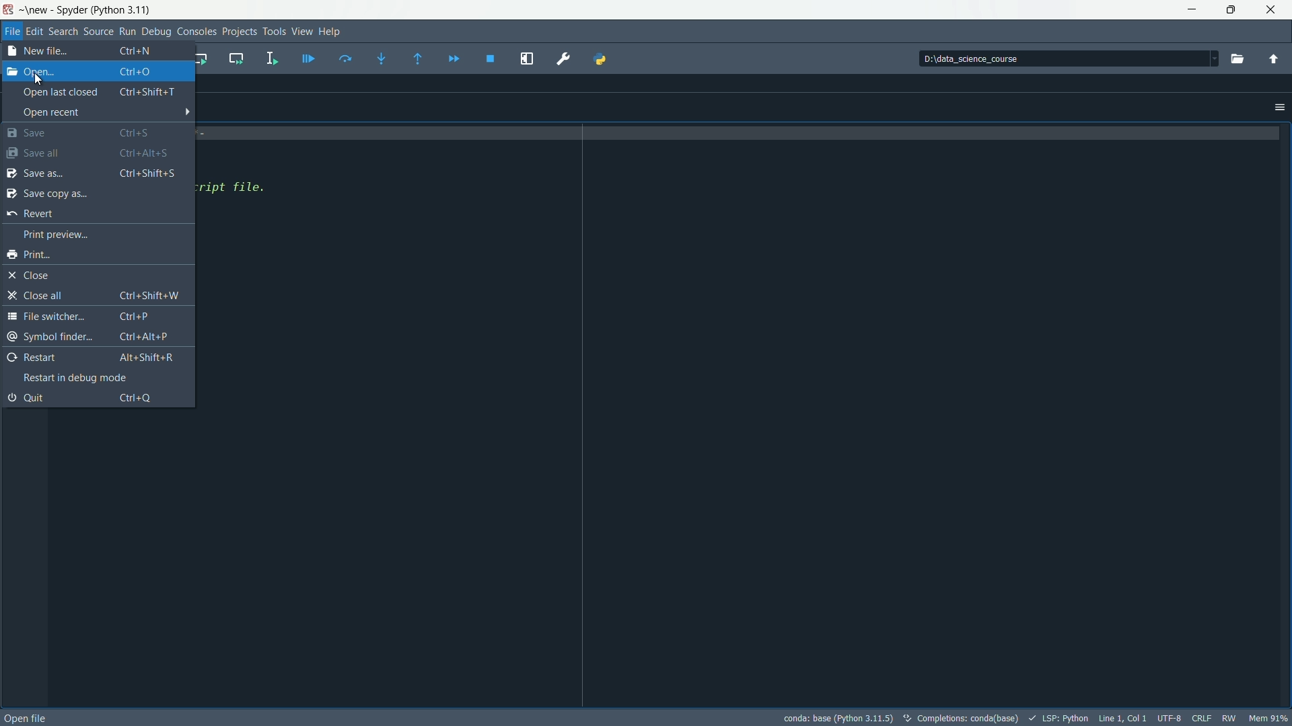  I want to click on close, so click(1272, 10).